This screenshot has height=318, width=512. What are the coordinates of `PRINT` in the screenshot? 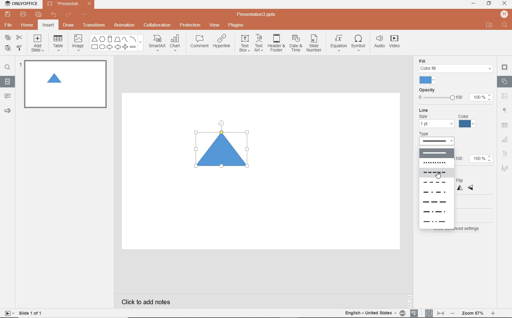 It's located at (23, 15).